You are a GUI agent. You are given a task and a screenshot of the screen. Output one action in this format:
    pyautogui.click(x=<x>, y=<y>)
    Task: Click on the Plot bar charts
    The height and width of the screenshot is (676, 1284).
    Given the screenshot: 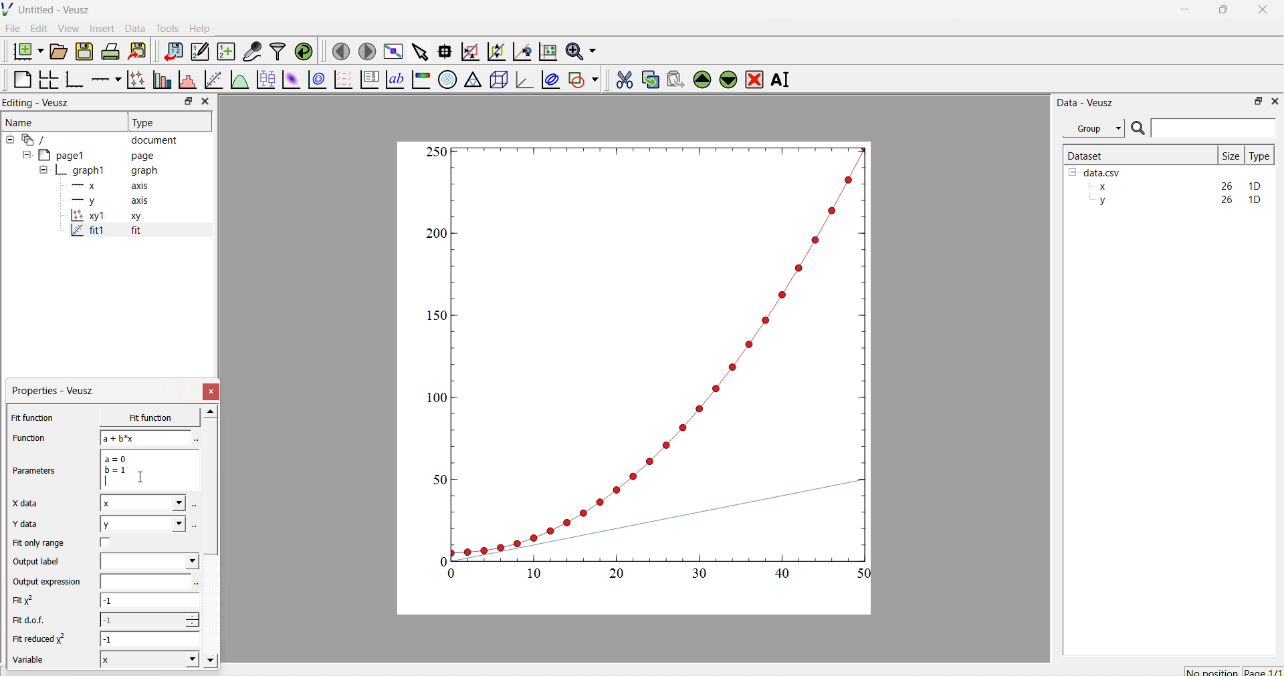 What is the action you would take?
    pyautogui.click(x=160, y=81)
    